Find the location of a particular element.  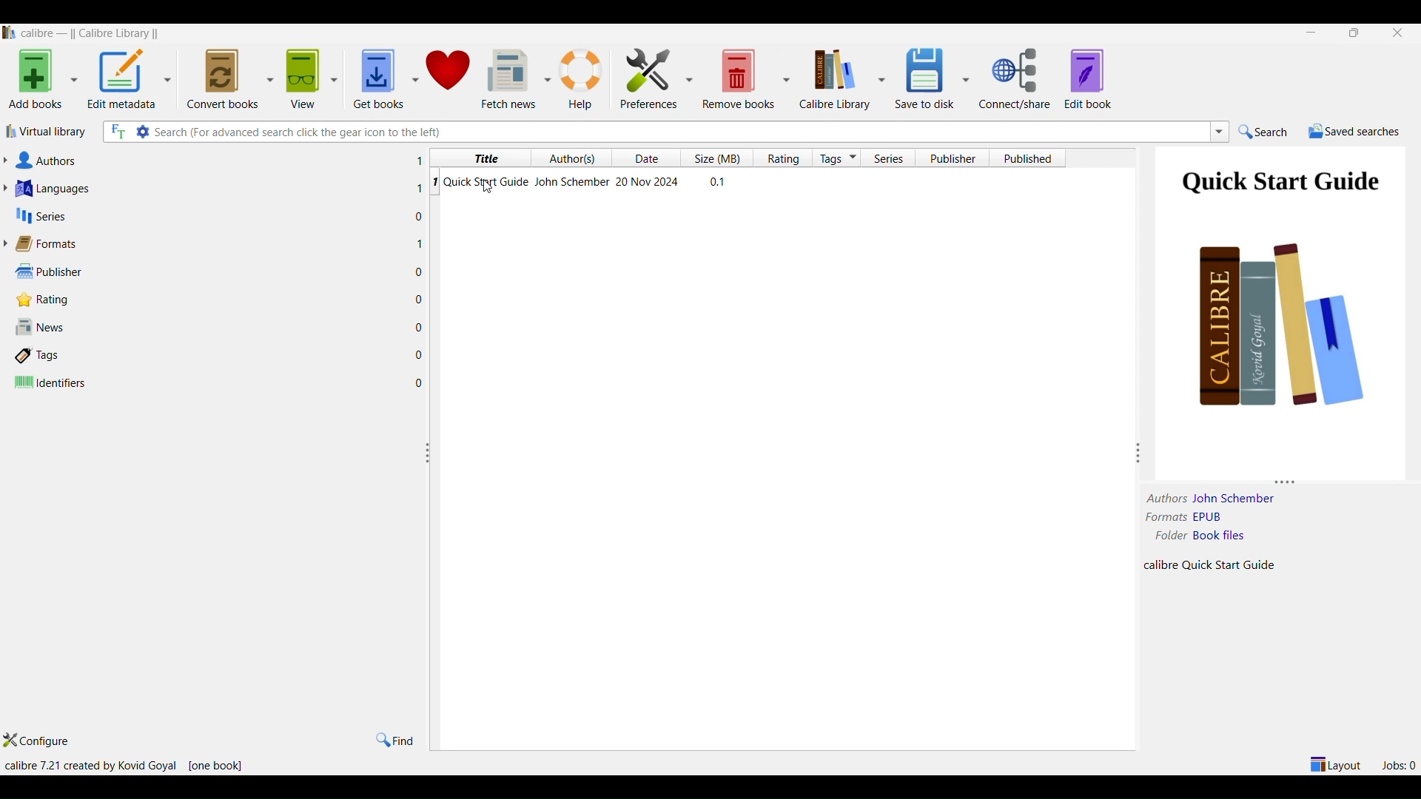

total books is located at coordinates (218, 766).